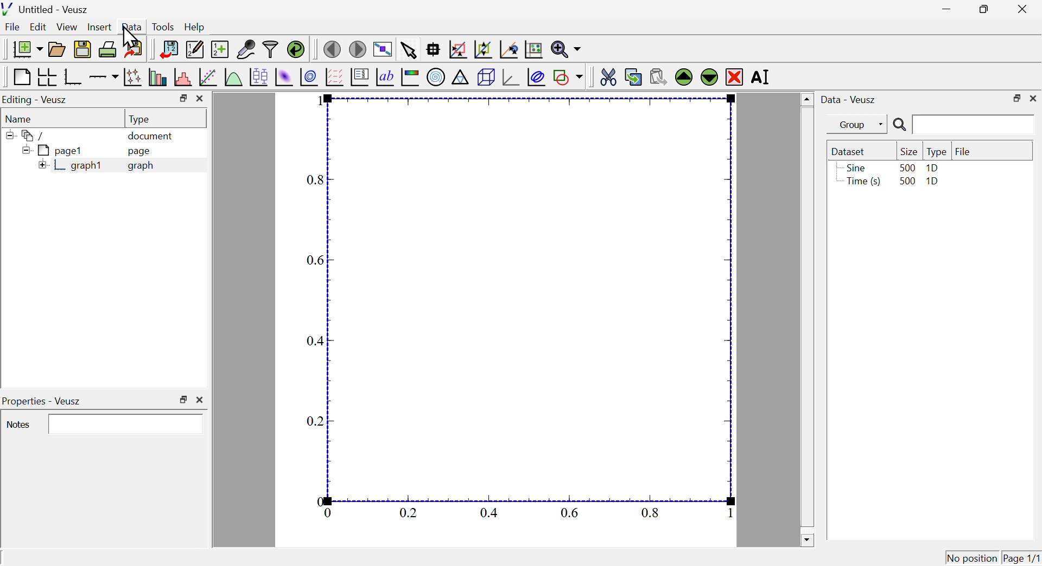 The height and width of the screenshot is (566, 1042). Describe the element at coordinates (151, 137) in the screenshot. I see `document` at that location.